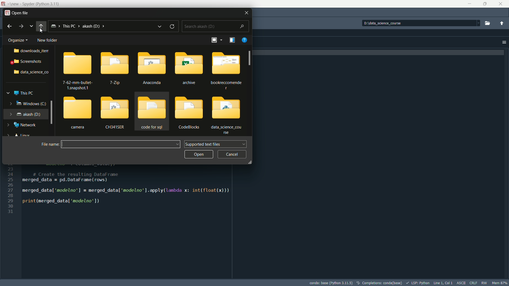 The width and height of the screenshot is (509, 286). I want to click on 7-Zip, so click(117, 70).